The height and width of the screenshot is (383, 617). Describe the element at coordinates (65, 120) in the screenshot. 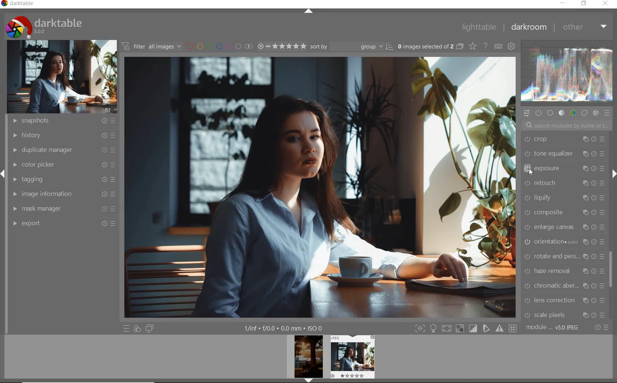

I see `SNAPSHOTS` at that location.